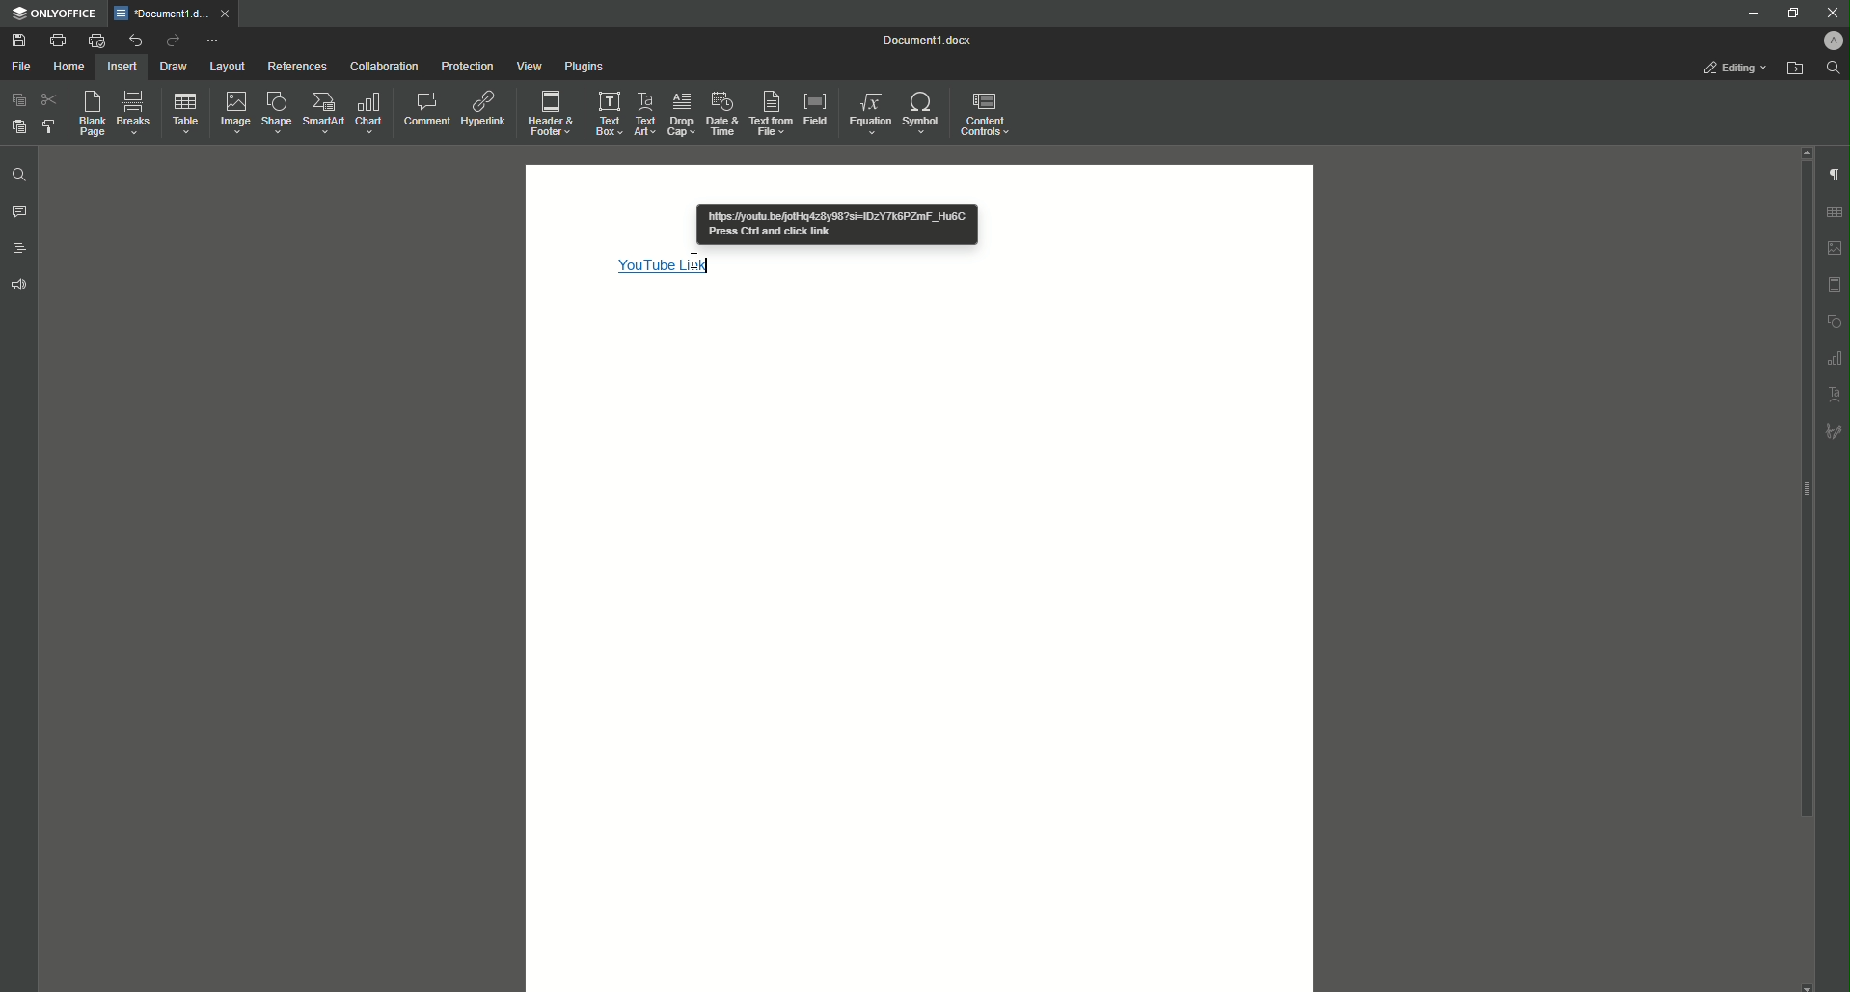  Describe the element at coordinates (1746, 13) in the screenshot. I see `Minimize` at that location.